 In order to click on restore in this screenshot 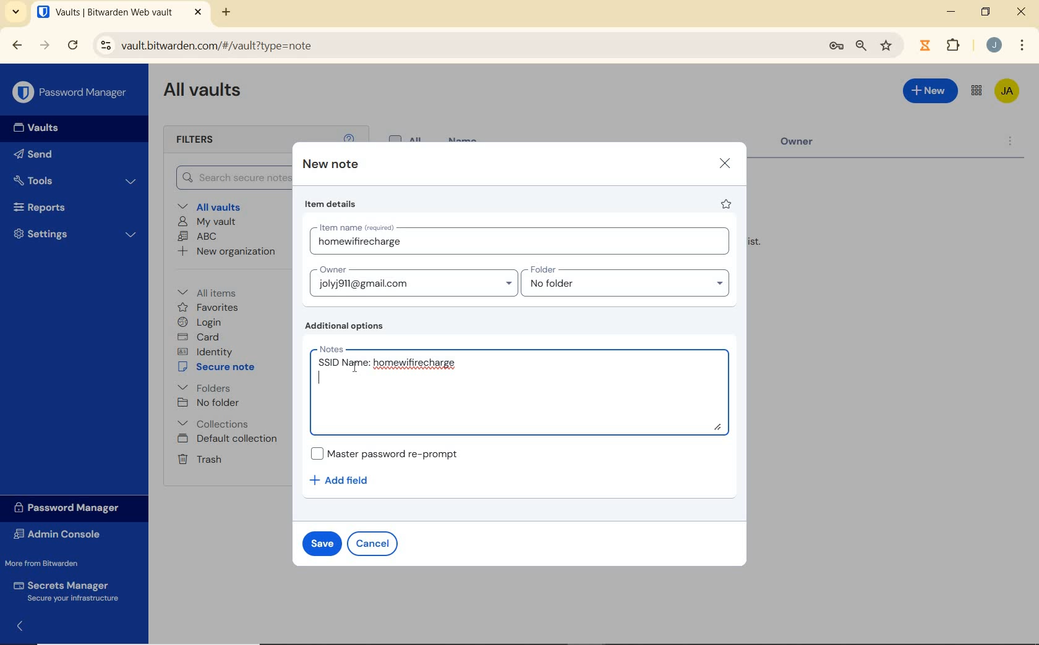, I will do `click(986, 12)`.